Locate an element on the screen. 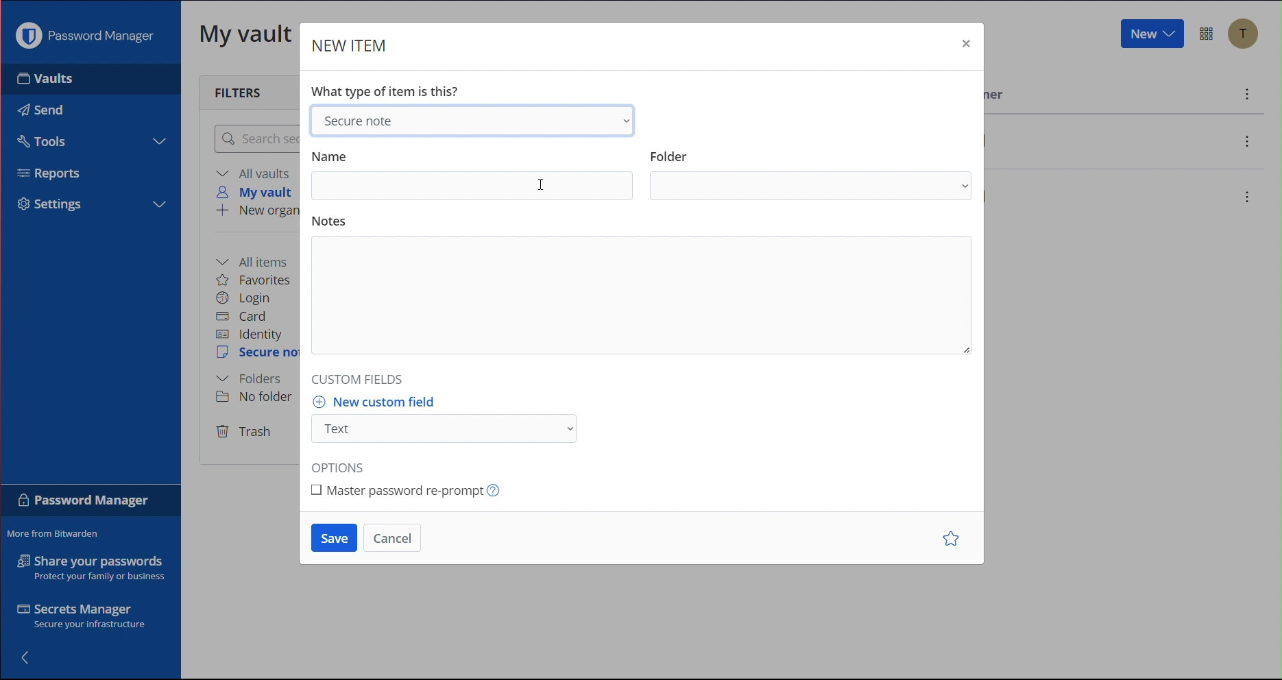 This screenshot has width=1282, height=680. Secrets Manager is located at coordinates (80, 616).